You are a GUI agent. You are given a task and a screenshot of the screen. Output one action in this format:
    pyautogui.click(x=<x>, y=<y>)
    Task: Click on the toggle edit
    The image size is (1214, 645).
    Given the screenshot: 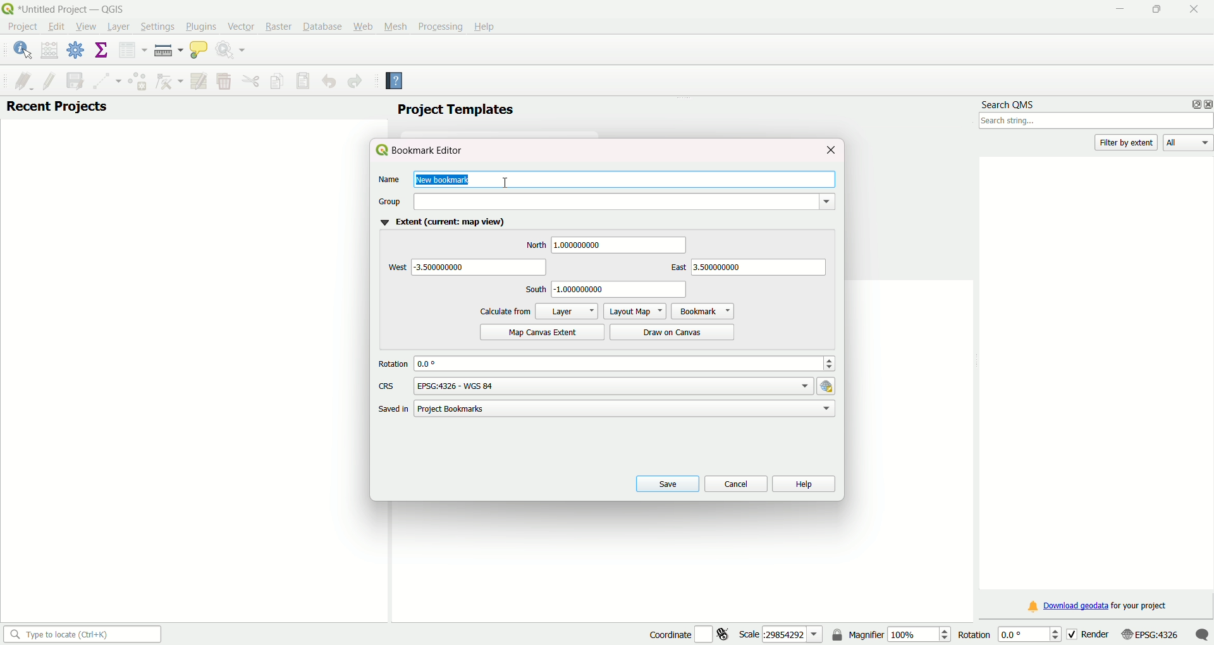 What is the action you would take?
    pyautogui.click(x=49, y=80)
    